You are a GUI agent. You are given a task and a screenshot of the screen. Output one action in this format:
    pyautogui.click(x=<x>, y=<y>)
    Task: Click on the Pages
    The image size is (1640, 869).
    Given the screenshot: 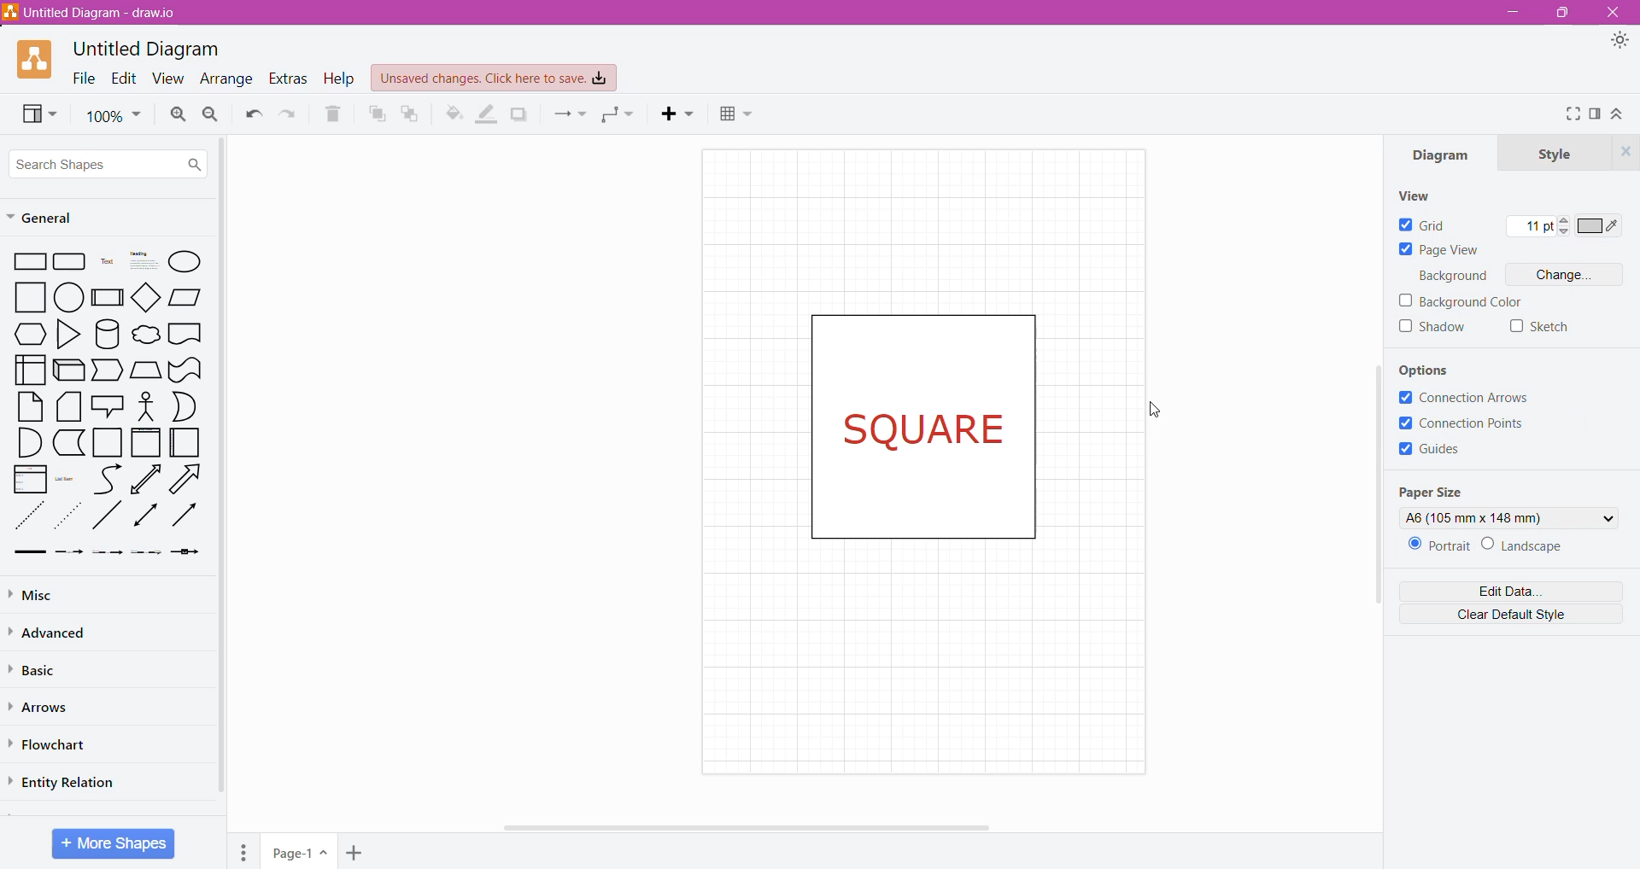 What is the action you would take?
    pyautogui.click(x=244, y=852)
    